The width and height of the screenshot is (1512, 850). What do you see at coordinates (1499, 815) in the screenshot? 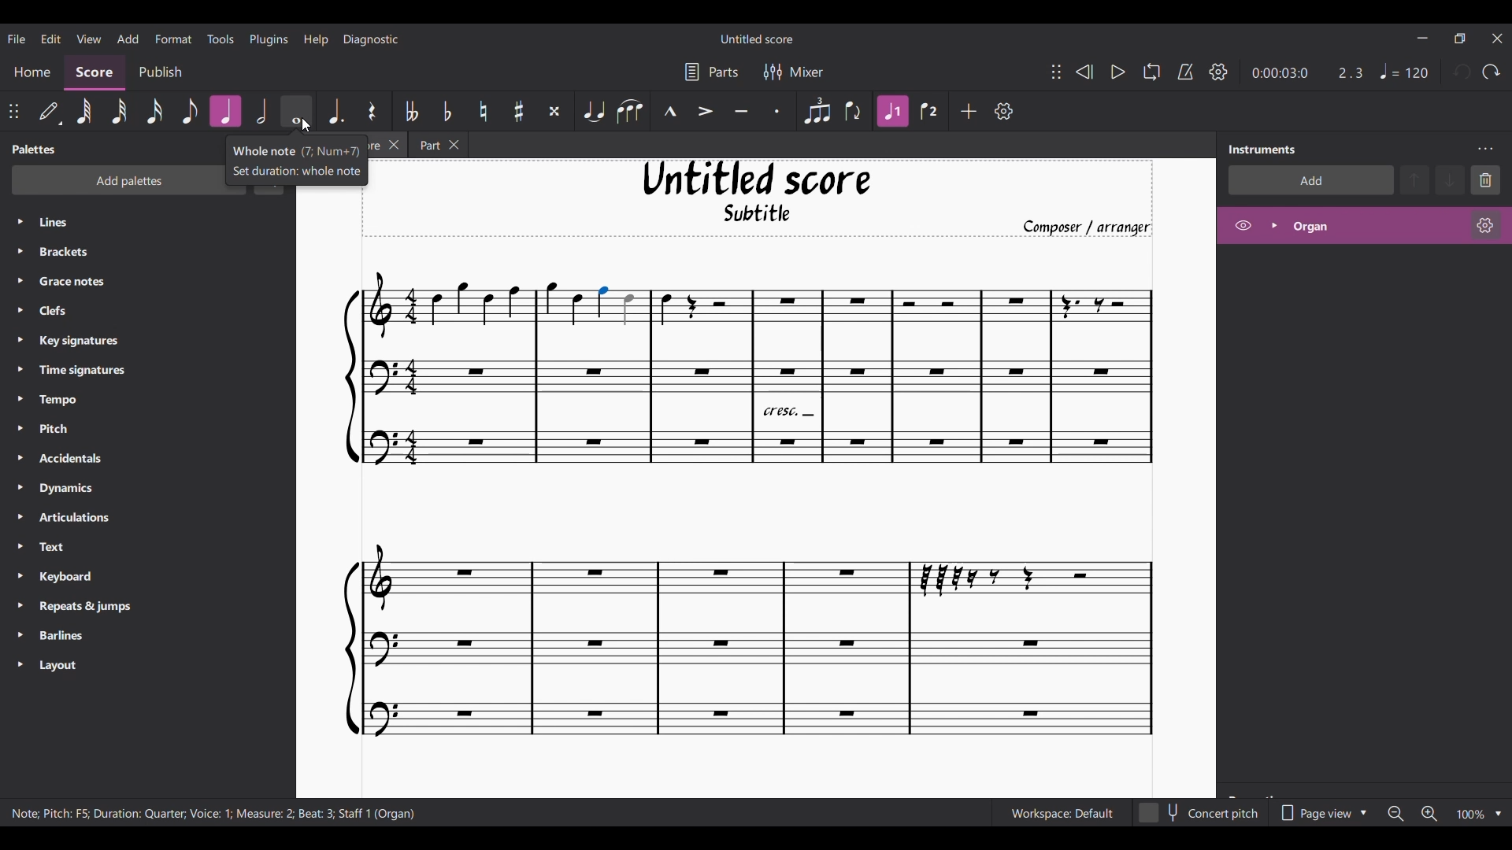
I see `Zoom options` at bounding box center [1499, 815].